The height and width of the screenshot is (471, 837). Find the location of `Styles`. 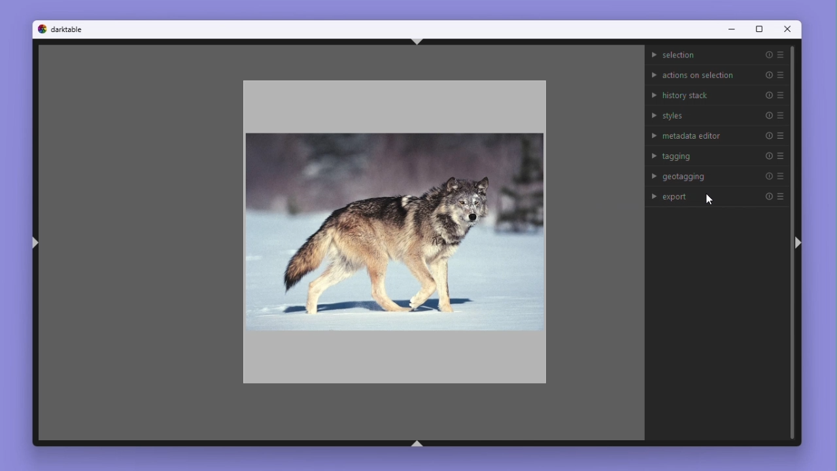

Styles is located at coordinates (717, 115).